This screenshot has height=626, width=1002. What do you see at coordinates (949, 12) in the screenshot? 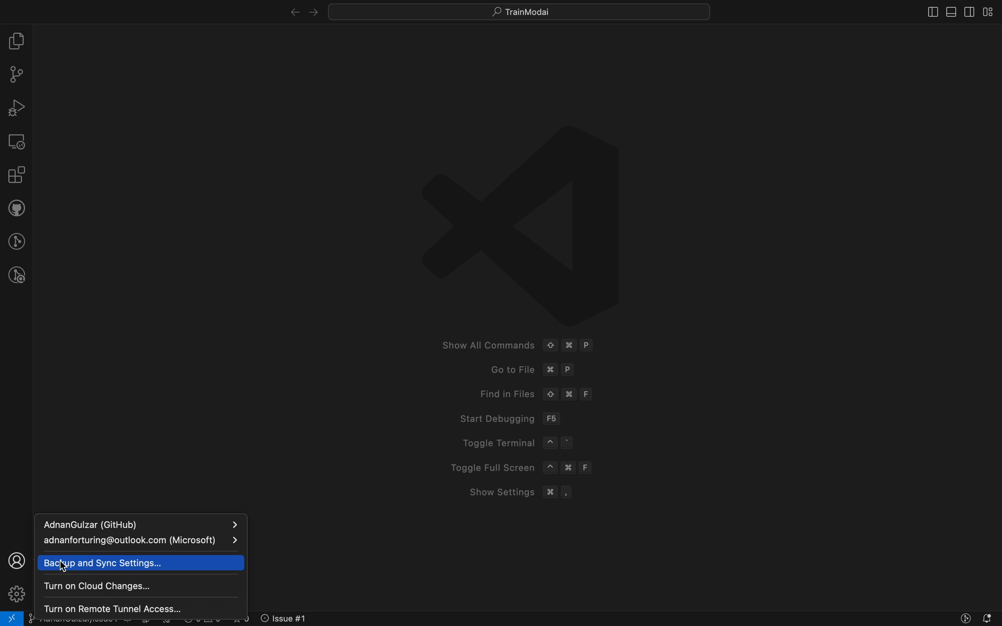
I see `toog;e primary bar` at bounding box center [949, 12].